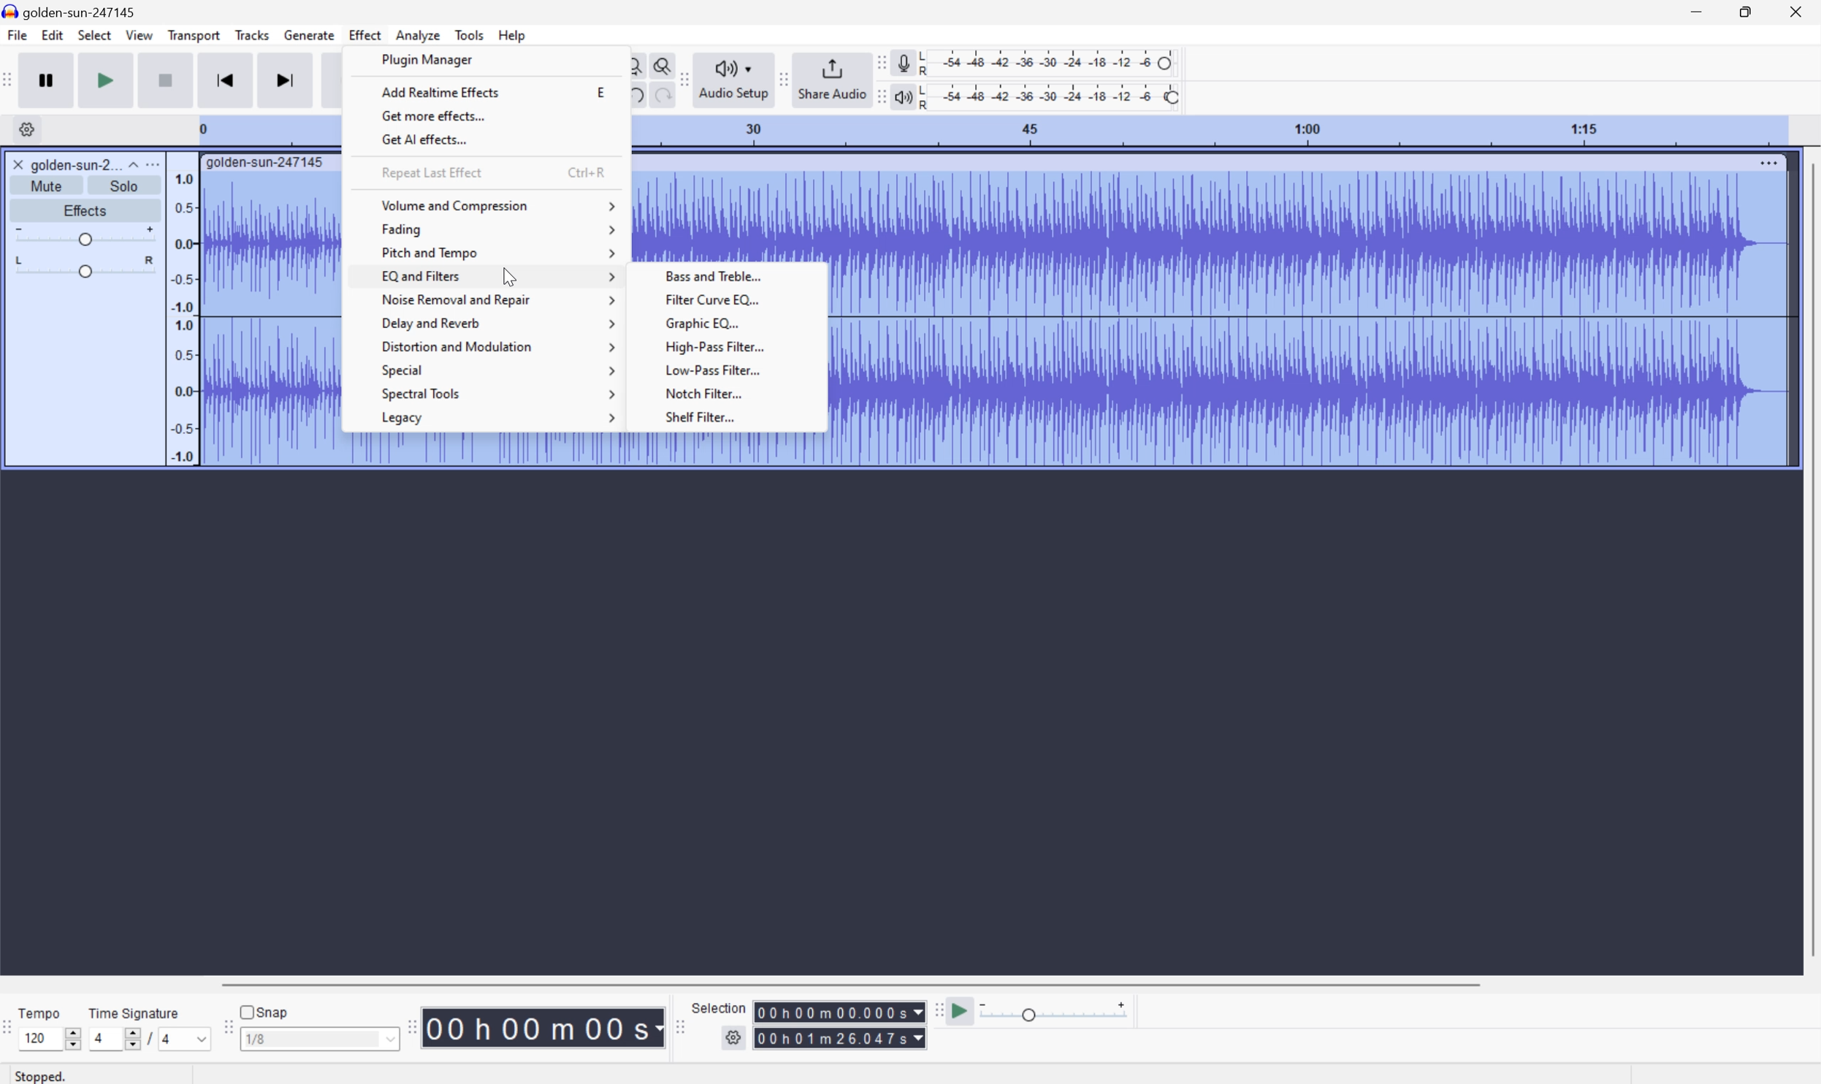 This screenshot has width=1821, height=1084. What do you see at coordinates (112, 1038) in the screenshot?
I see `4 slider` at bounding box center [112, 1038].